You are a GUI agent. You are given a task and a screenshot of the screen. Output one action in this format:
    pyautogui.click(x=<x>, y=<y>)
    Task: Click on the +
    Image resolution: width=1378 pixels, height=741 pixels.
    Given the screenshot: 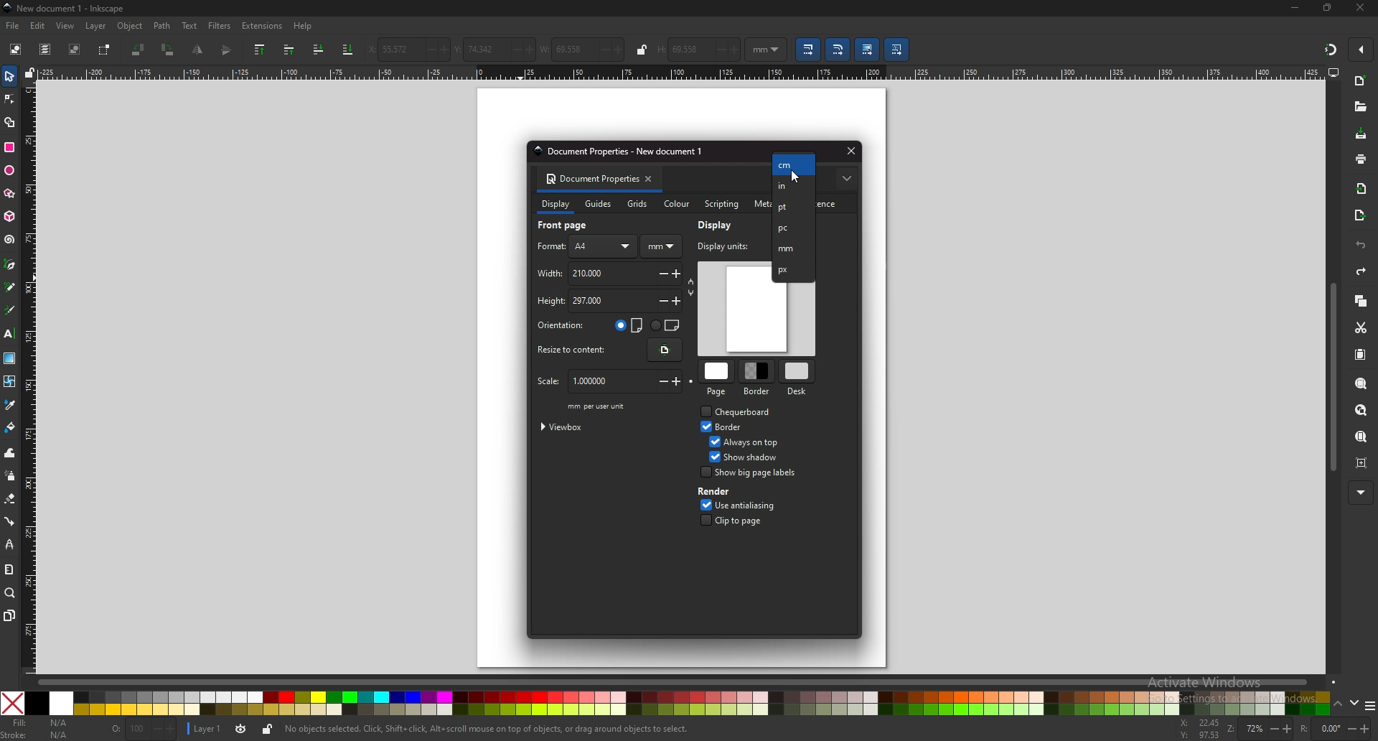 What is the action you would take?
    pyautogui.click(x=443, y=50)
    